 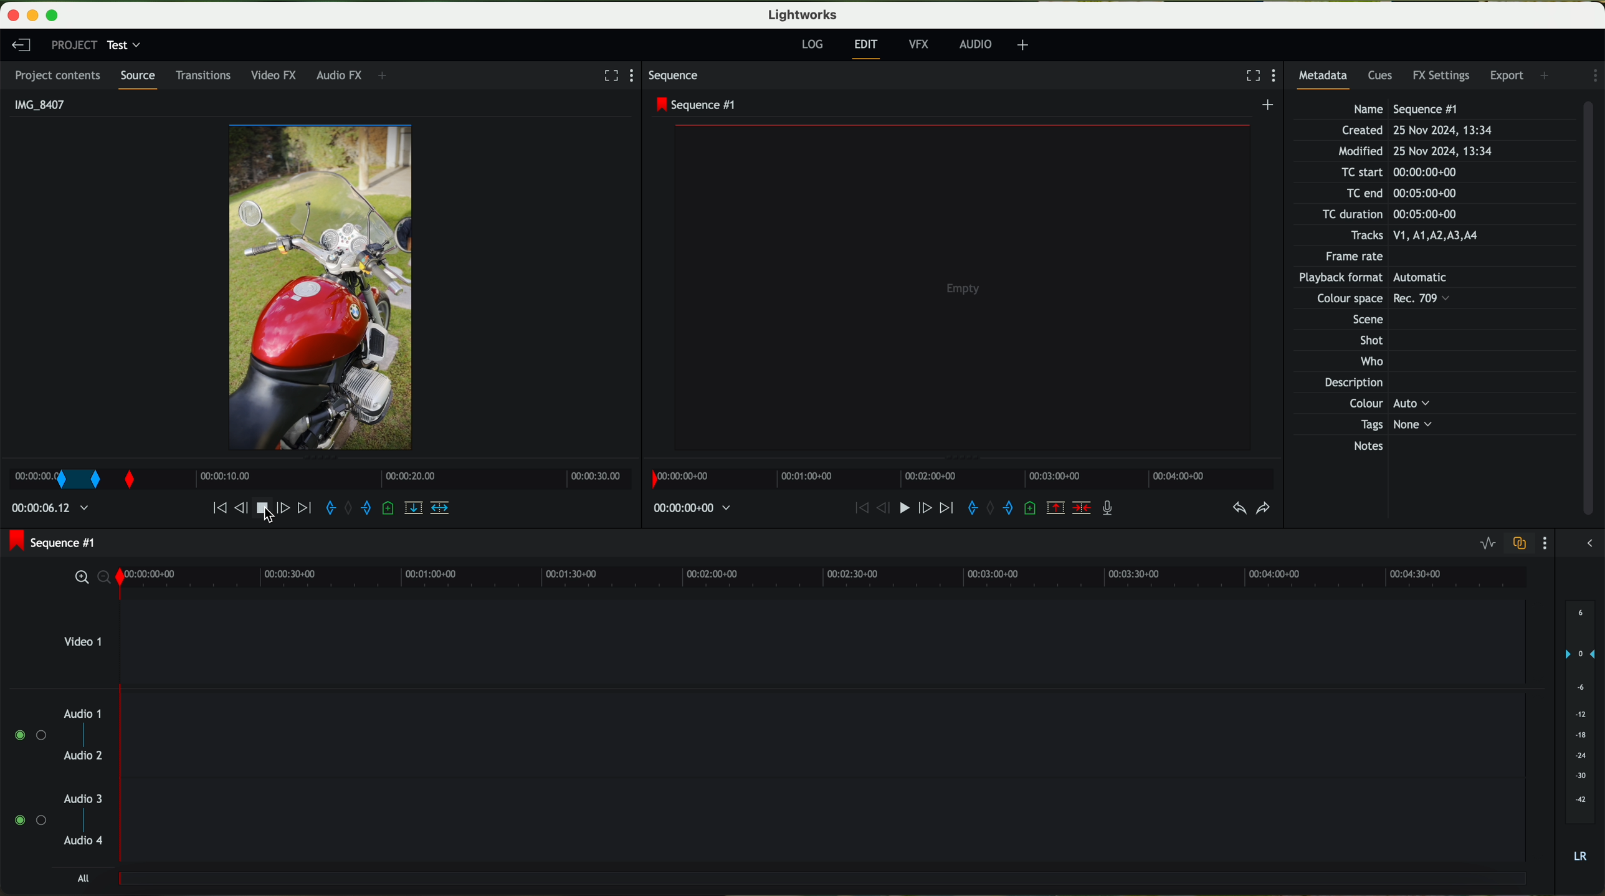 I want to click on redo, so click(x=1263, y=510).